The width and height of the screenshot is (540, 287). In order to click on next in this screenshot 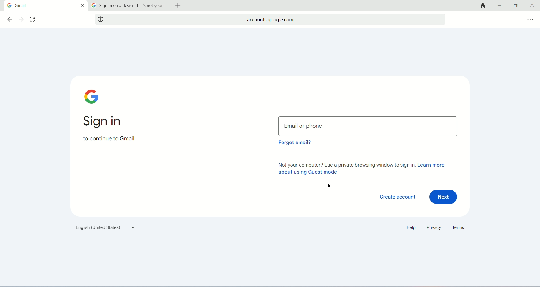, I will do `click(444, 197)`.